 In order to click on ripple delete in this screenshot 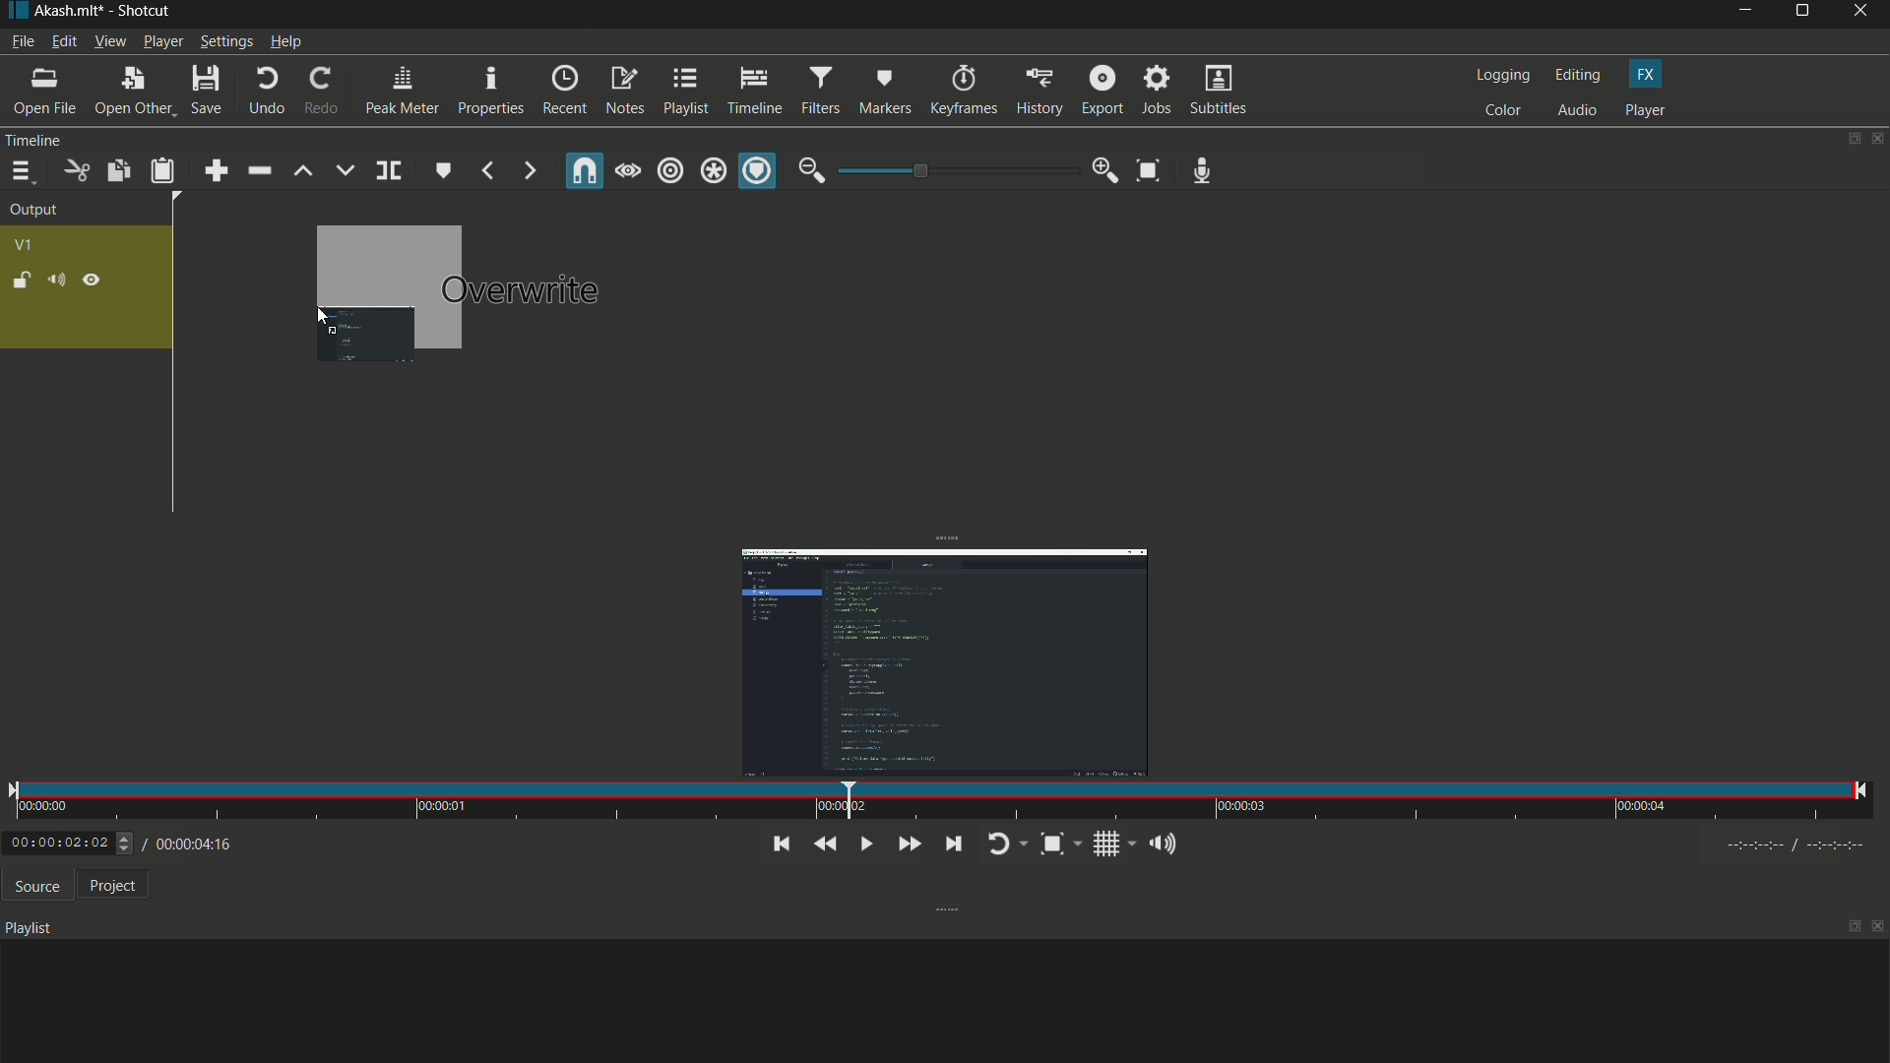, I will do `click(258, 170)`.